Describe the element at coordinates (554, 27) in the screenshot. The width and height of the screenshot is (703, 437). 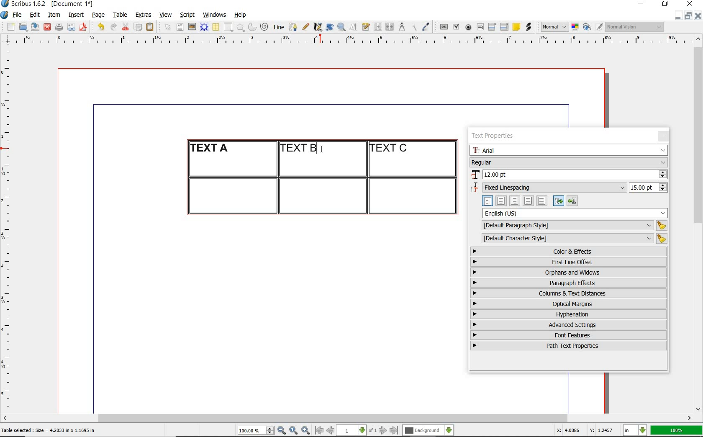
I see `select image preview mode` at that location.